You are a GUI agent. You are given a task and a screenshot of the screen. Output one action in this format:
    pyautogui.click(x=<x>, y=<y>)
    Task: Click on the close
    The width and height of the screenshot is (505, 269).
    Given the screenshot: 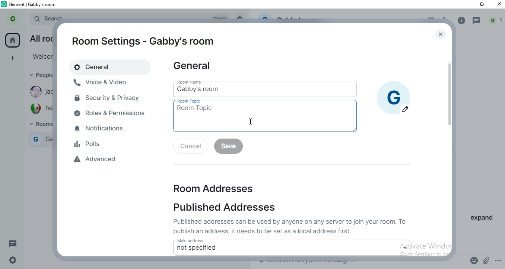 What is the action you would take?
    pyautogui.click(x=498, y=6)
    